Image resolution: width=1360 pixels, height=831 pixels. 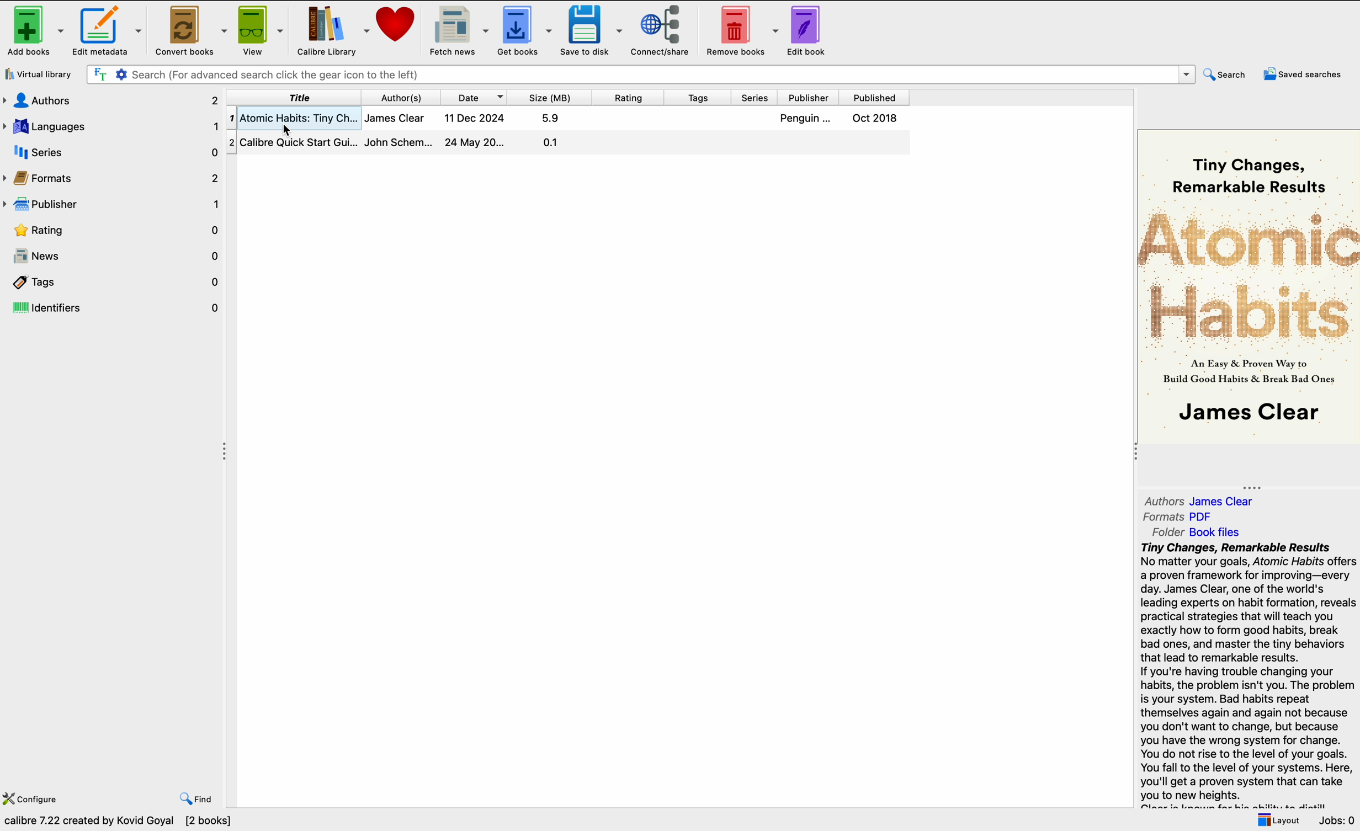 I want to click on click on the first book, so click(x=566, y=118).